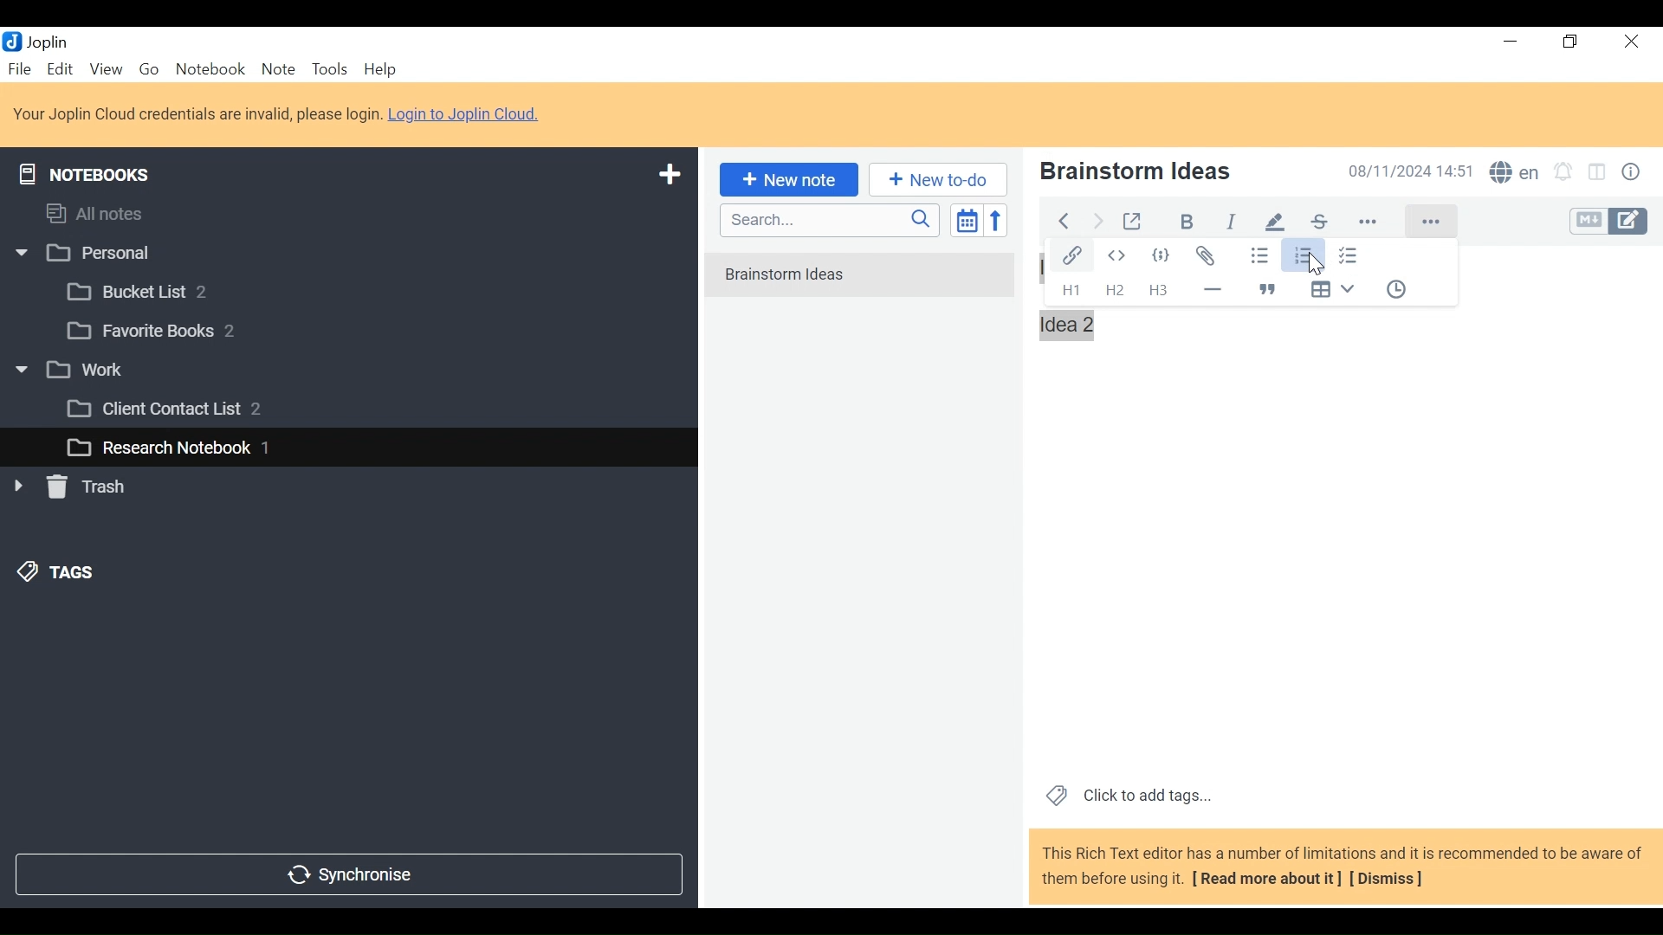  What do you see at coordinates (1373, 220) in the screenshot?
I see `more options` at bounding box center [1373, 220].